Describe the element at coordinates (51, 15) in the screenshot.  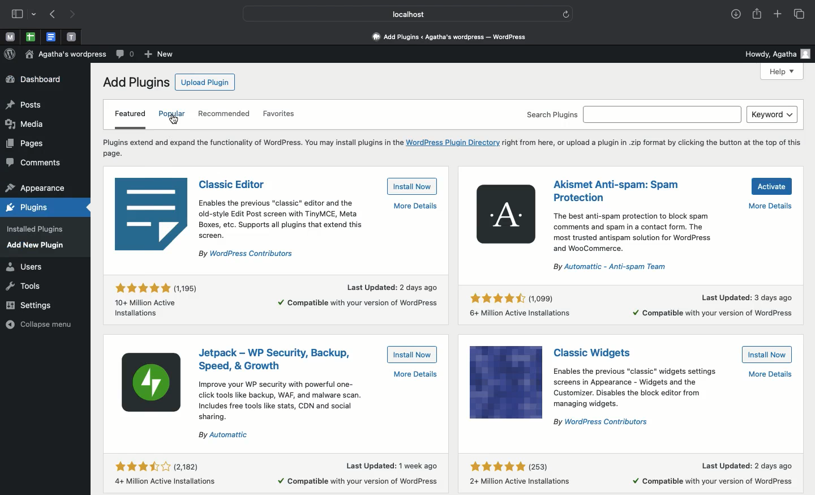
I see `Previous page` at that location.